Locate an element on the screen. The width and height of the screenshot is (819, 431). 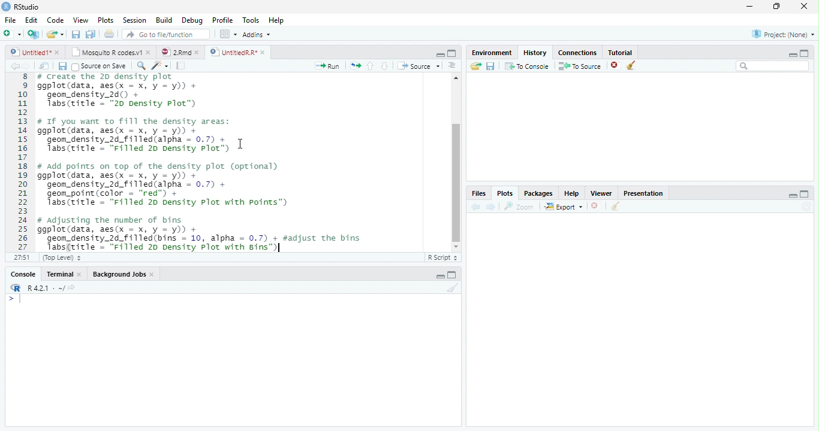
History is located at coordinates (535, 53).